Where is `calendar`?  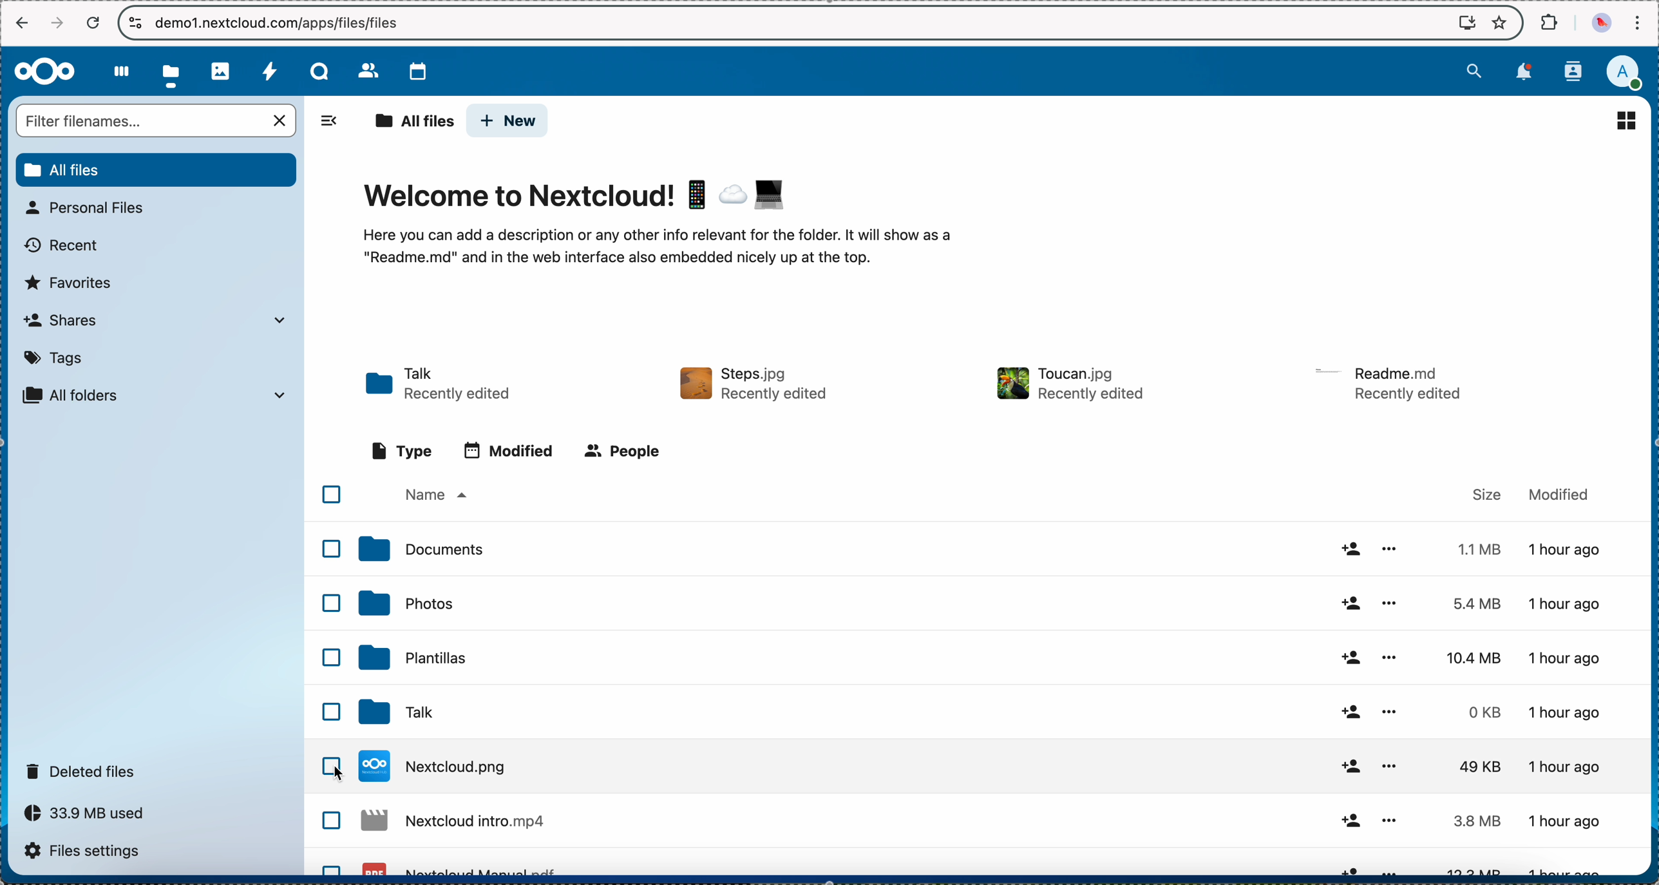
calendar is located at coordinates (413, 70).